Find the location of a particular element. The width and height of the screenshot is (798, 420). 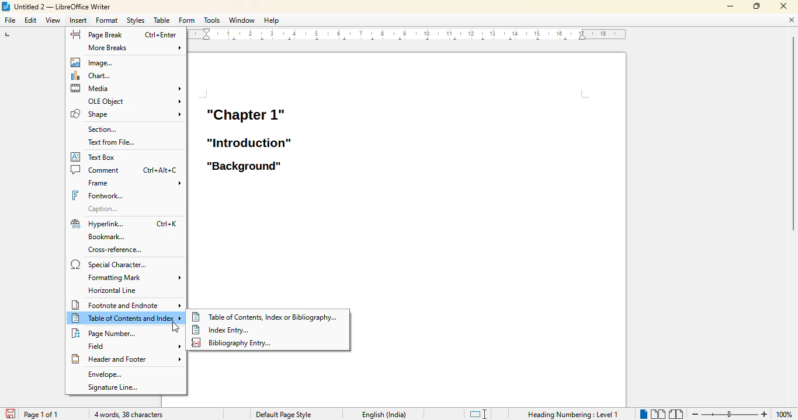

special character is located at coordinates (110, 265).